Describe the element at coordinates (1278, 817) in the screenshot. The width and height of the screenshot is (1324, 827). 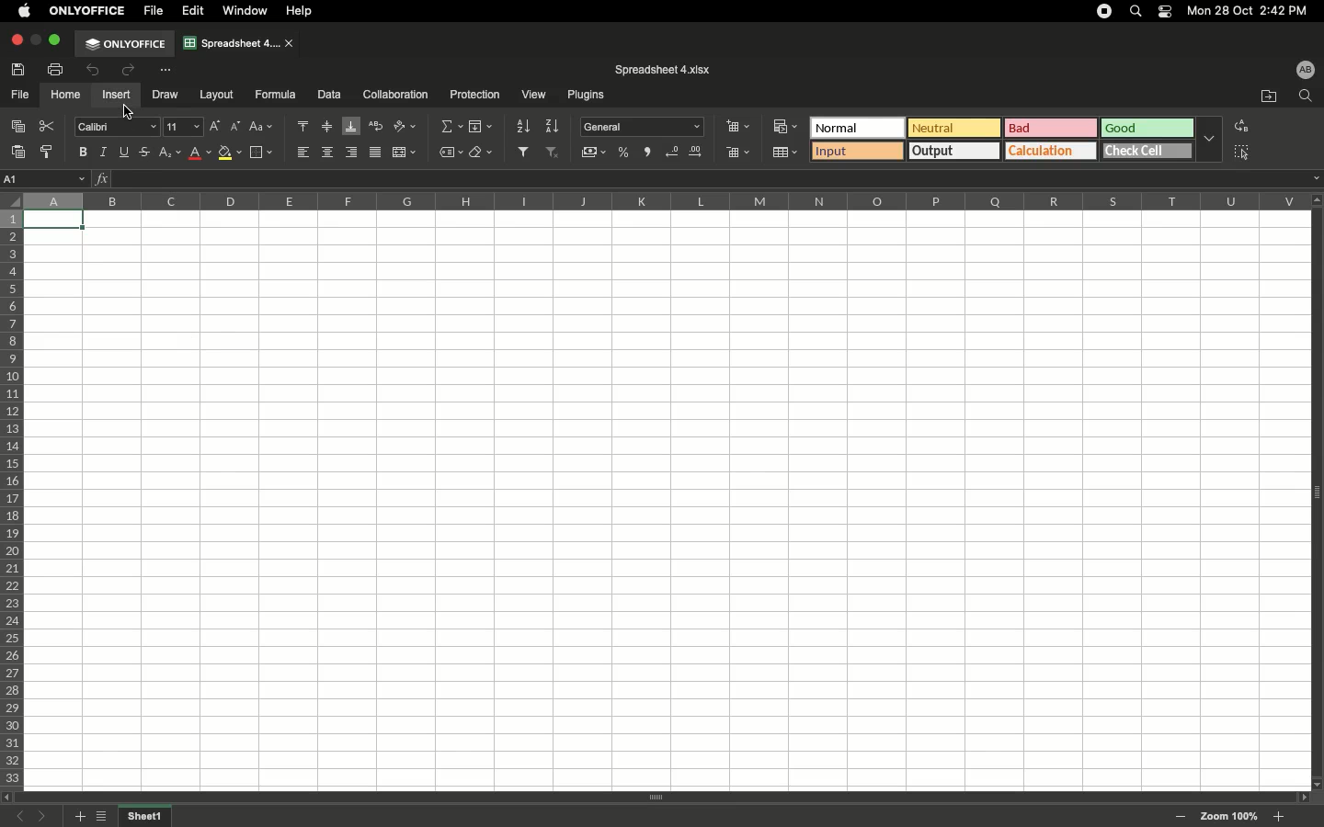
I see `Zoom in` at that location.